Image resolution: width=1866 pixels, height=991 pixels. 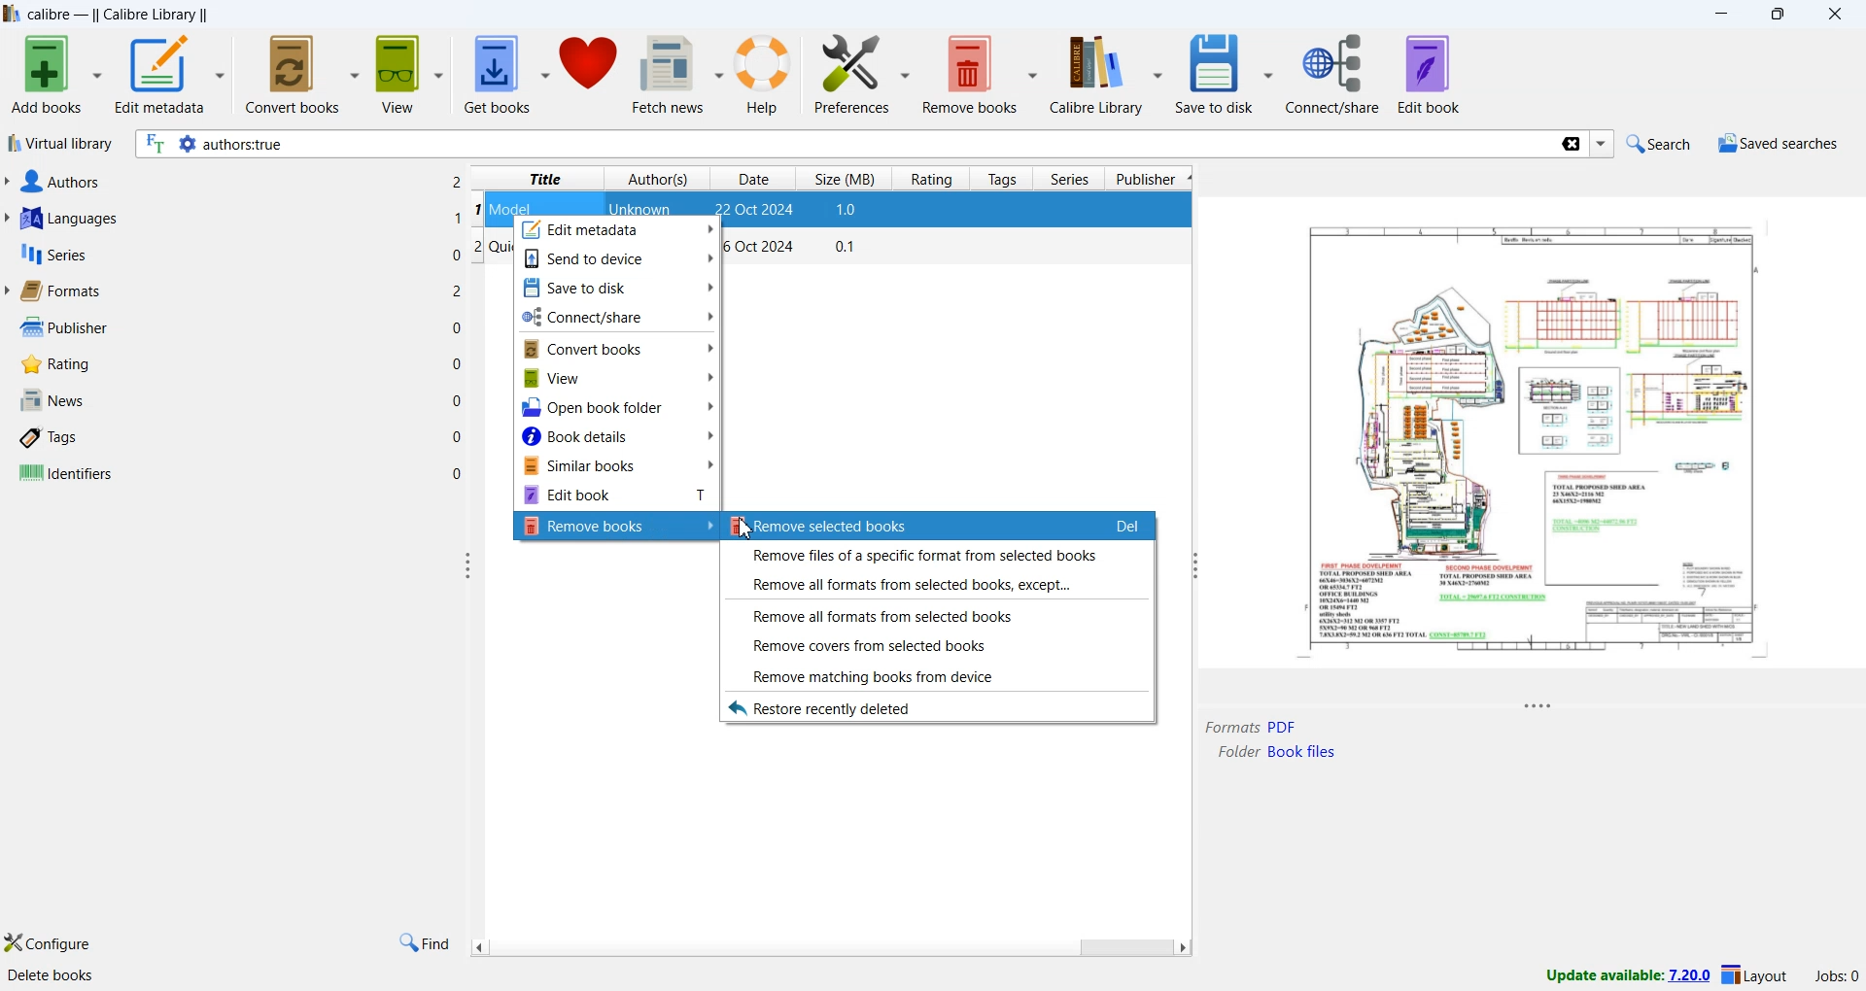 I want to click on Open book folder, so click(x=619, y=405).